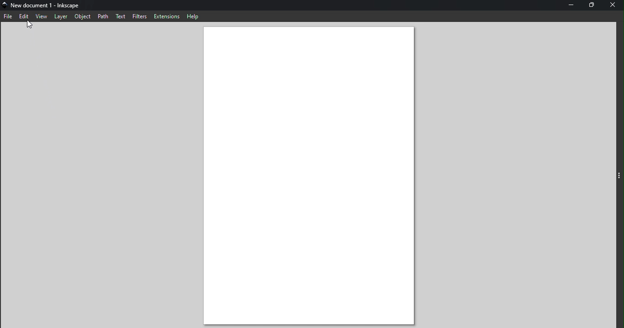  I want to click on Text, so click(121, 15).